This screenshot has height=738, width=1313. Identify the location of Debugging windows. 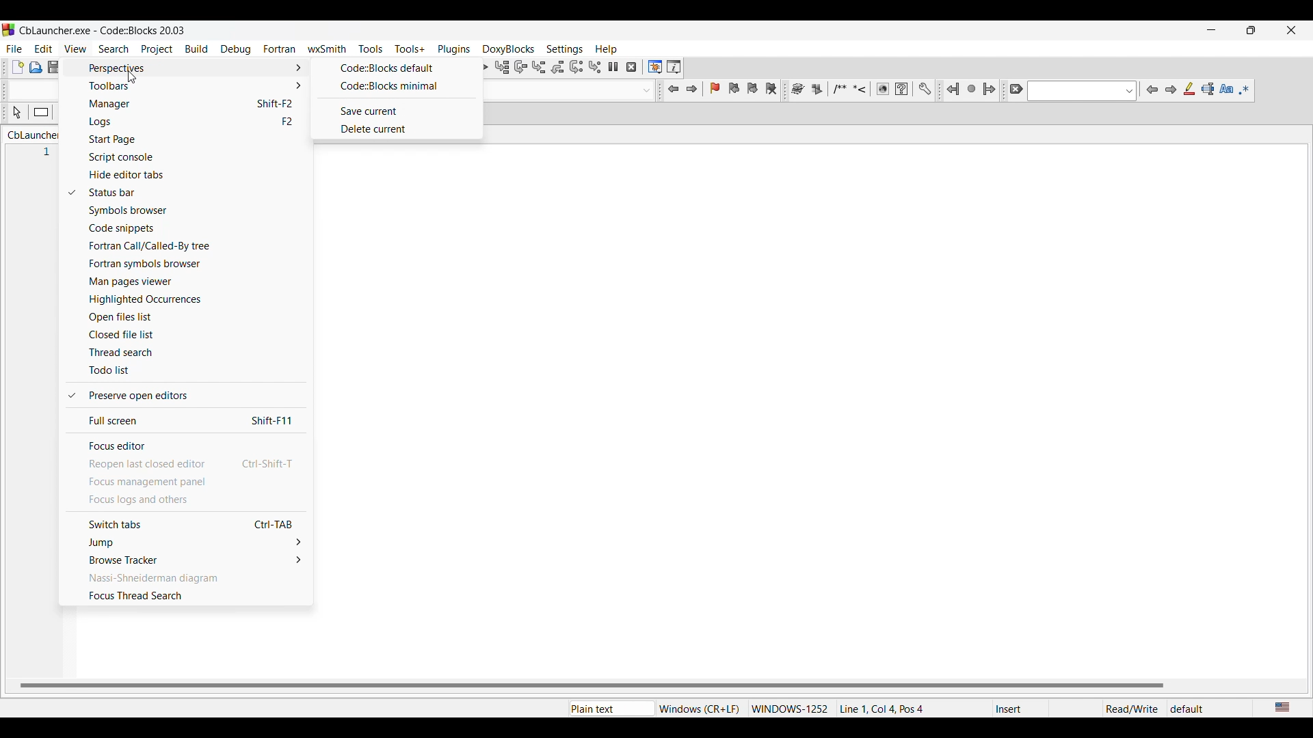
(655, 67).